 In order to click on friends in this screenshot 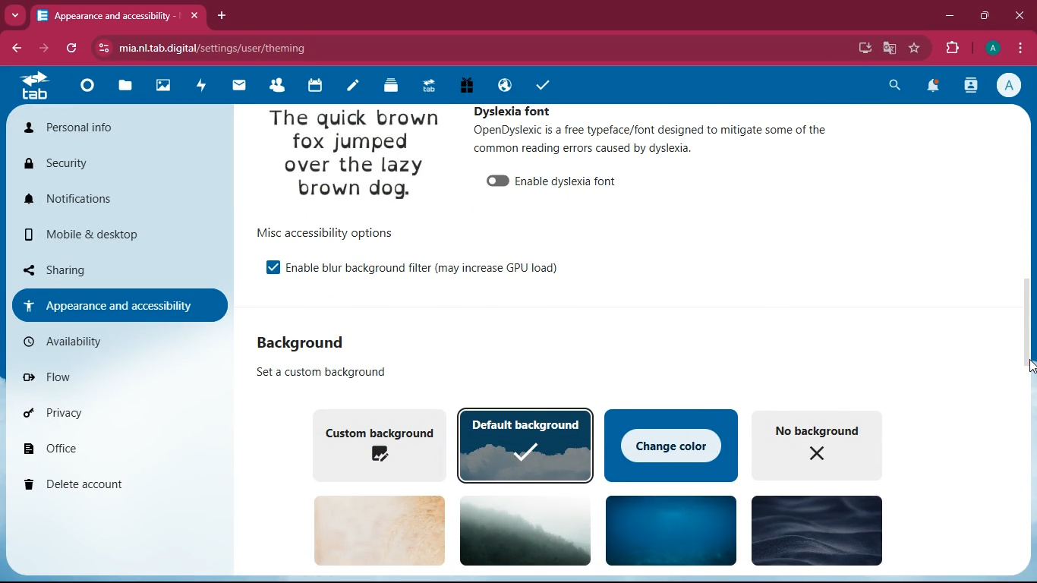, I will do `click(274, 85)`.